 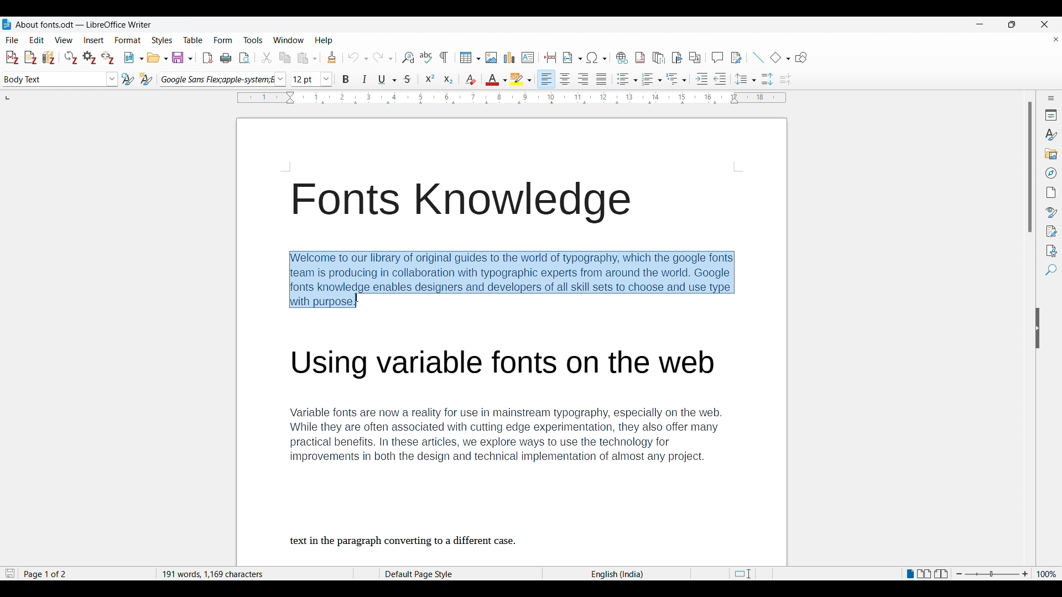 I want to click on Open, so click(x=158, y=57).